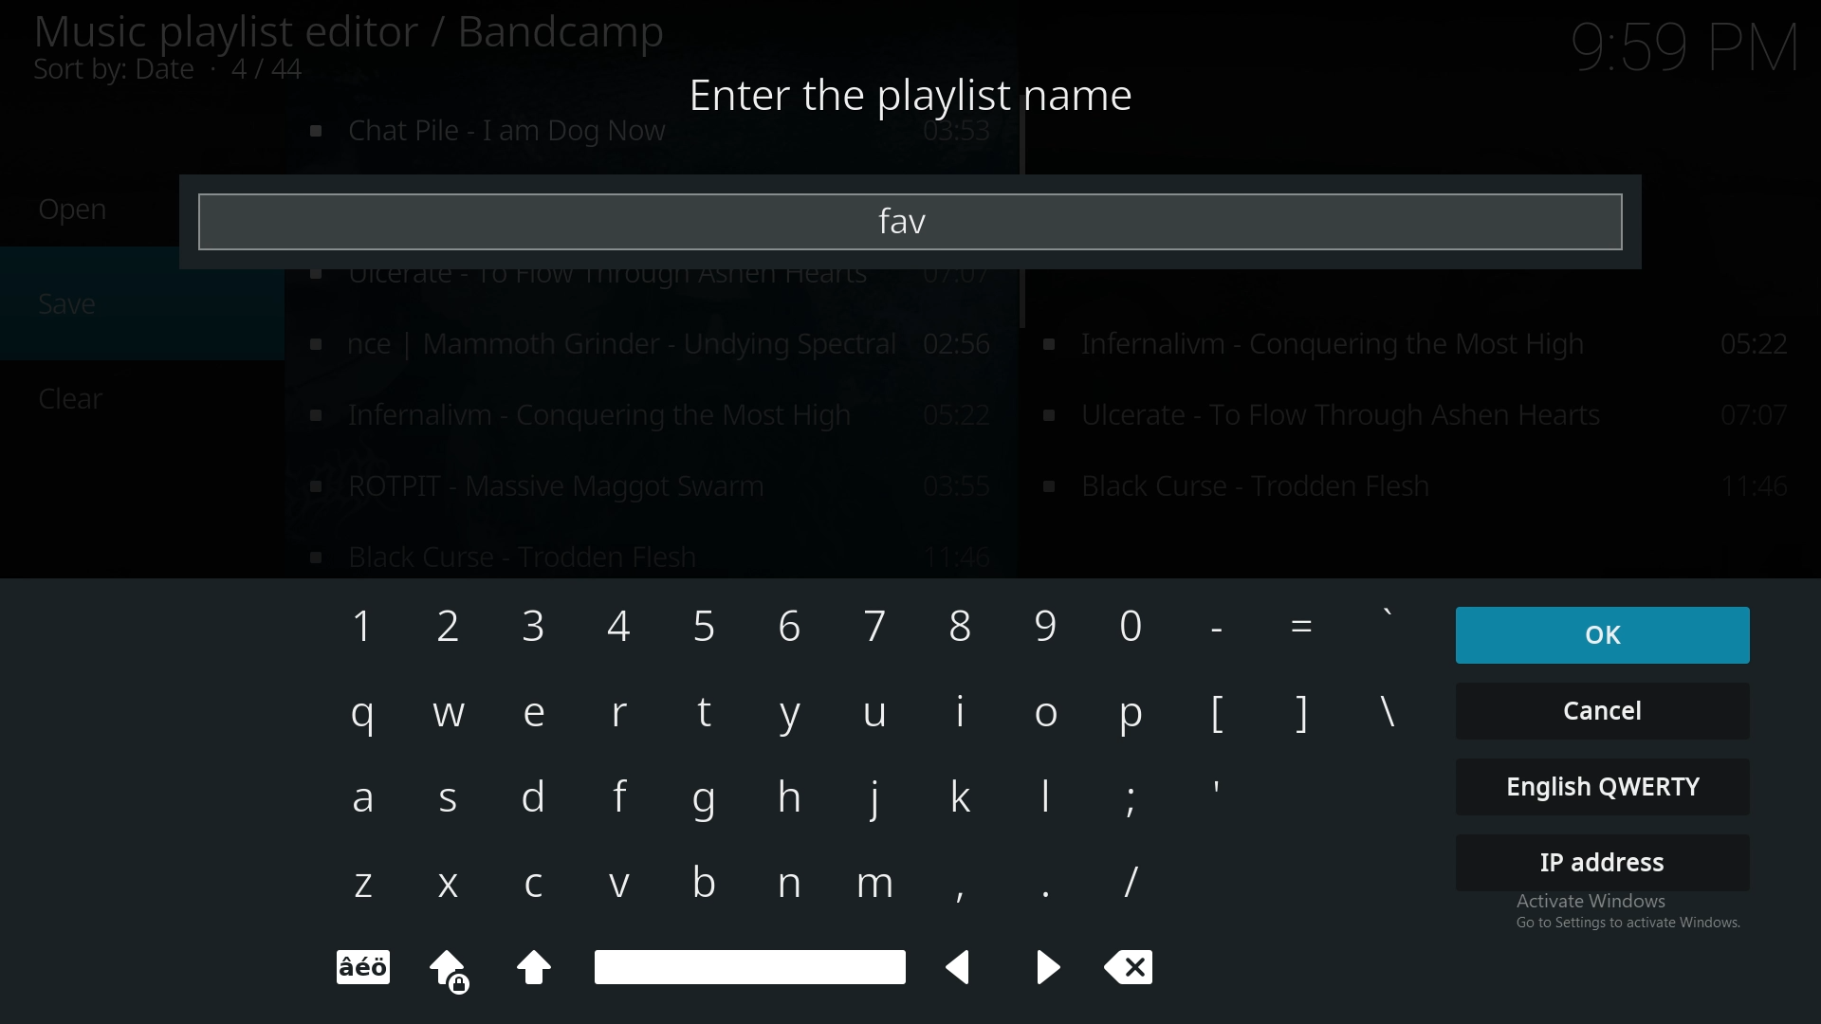 This screenshot has height=1024, width=1821. I want to click on keyboard input, so click(962, 795).